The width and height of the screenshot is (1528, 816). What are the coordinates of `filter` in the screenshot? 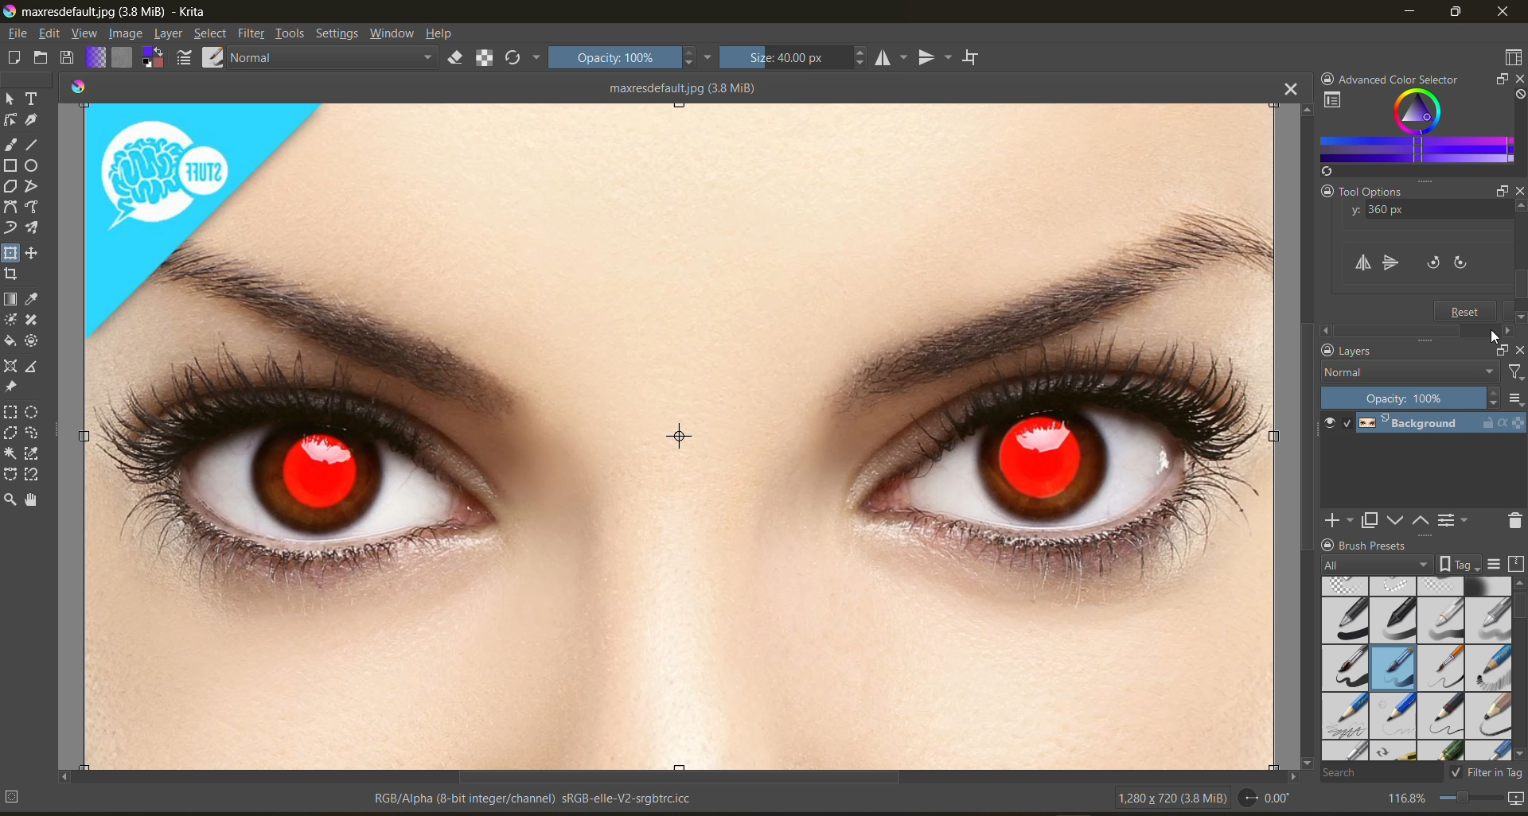 It's located at (1514, 372).